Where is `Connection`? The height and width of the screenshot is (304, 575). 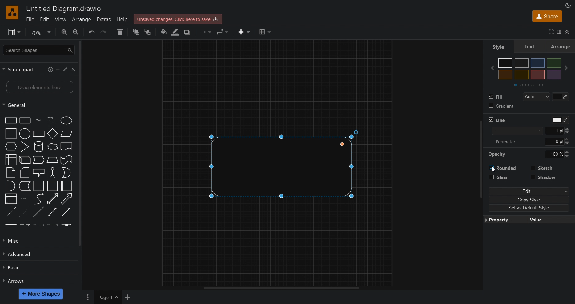 Connection is located at coordinates (203, 32).